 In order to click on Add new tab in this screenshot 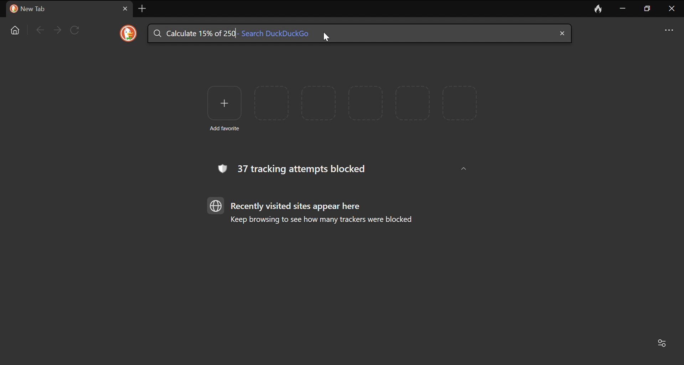, I will do `click(142, 8)`.